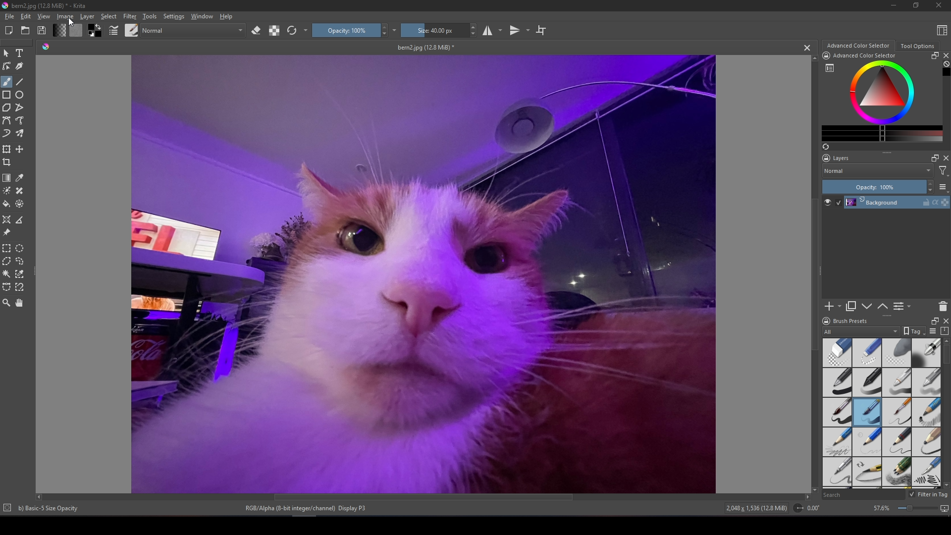 The image size is (951, 535). What do you see at coordinates (947, 55) in the screenshot?
I see `Close docker` at bounding box center [947, 55].